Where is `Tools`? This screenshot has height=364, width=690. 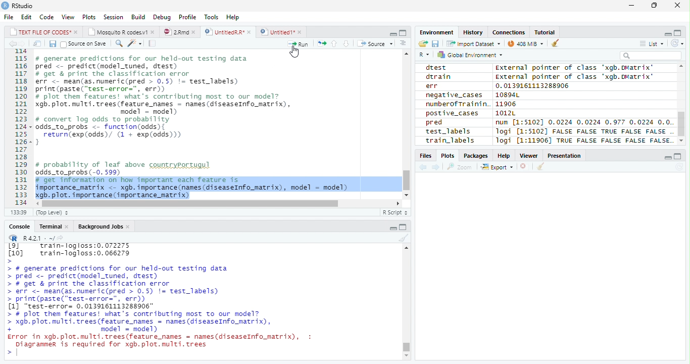
Tools is located at coordinates (211, 17).